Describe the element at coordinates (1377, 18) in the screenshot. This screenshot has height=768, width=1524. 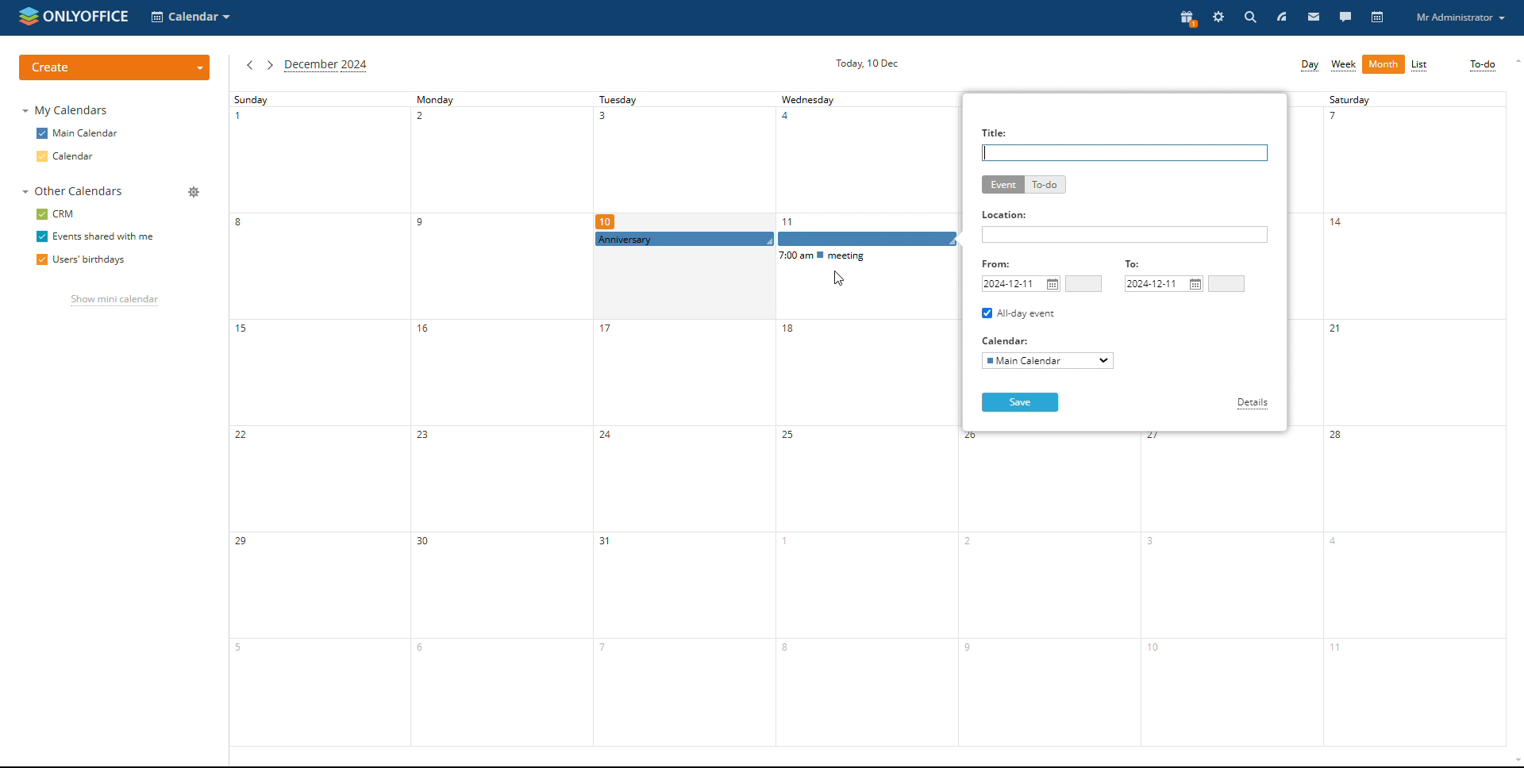
I see `calendar` at that location.